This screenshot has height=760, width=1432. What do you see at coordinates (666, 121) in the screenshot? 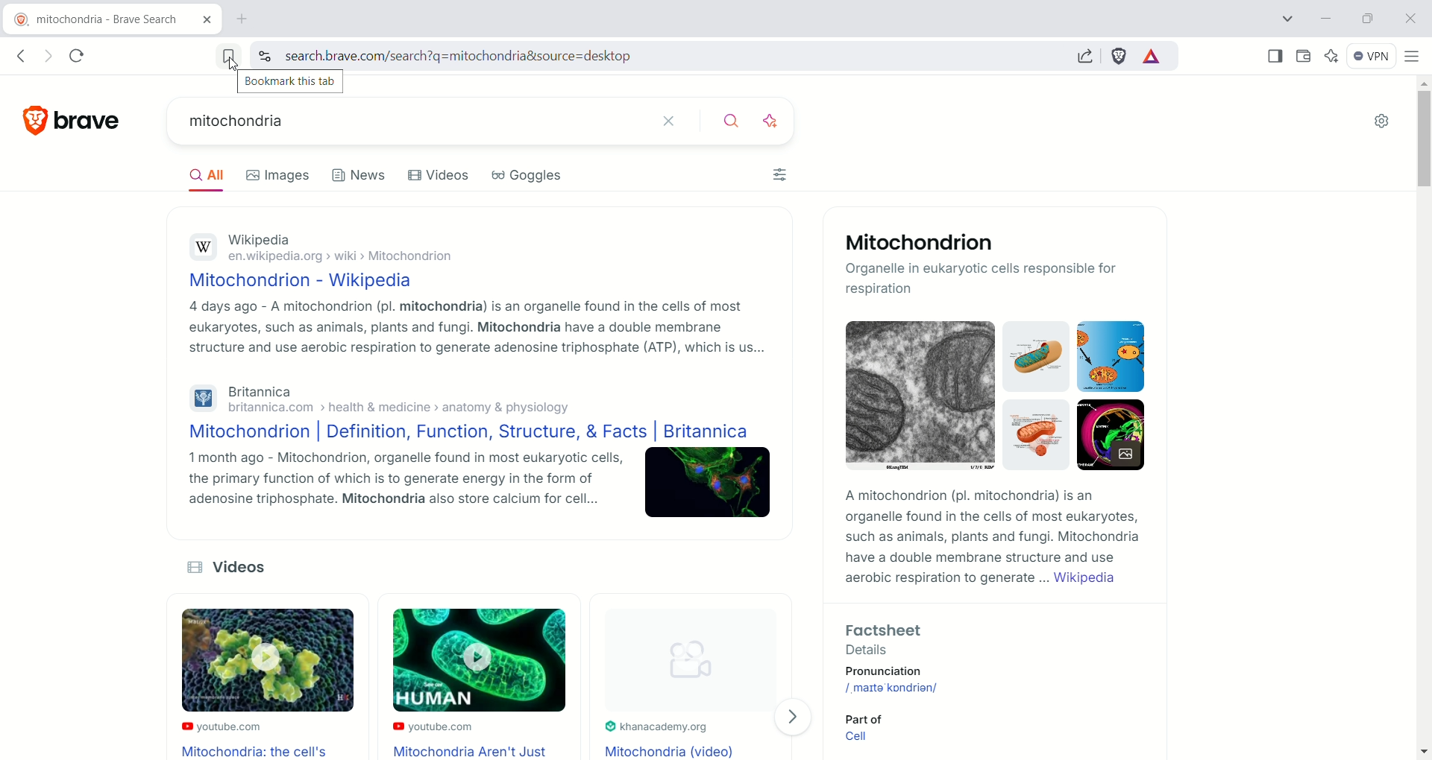
I see `close` at bounding box center [666, 121].